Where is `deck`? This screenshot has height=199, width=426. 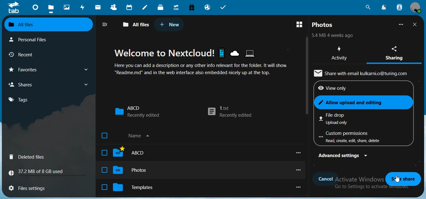
deck is located at coordinates (160, 7).